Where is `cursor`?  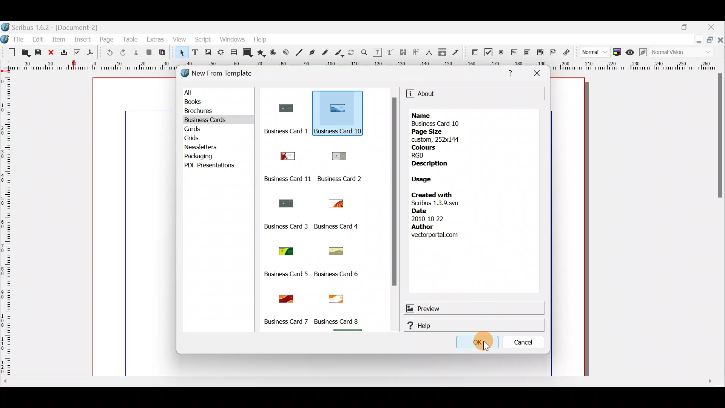
cursor is located at coordinates (349, 118).